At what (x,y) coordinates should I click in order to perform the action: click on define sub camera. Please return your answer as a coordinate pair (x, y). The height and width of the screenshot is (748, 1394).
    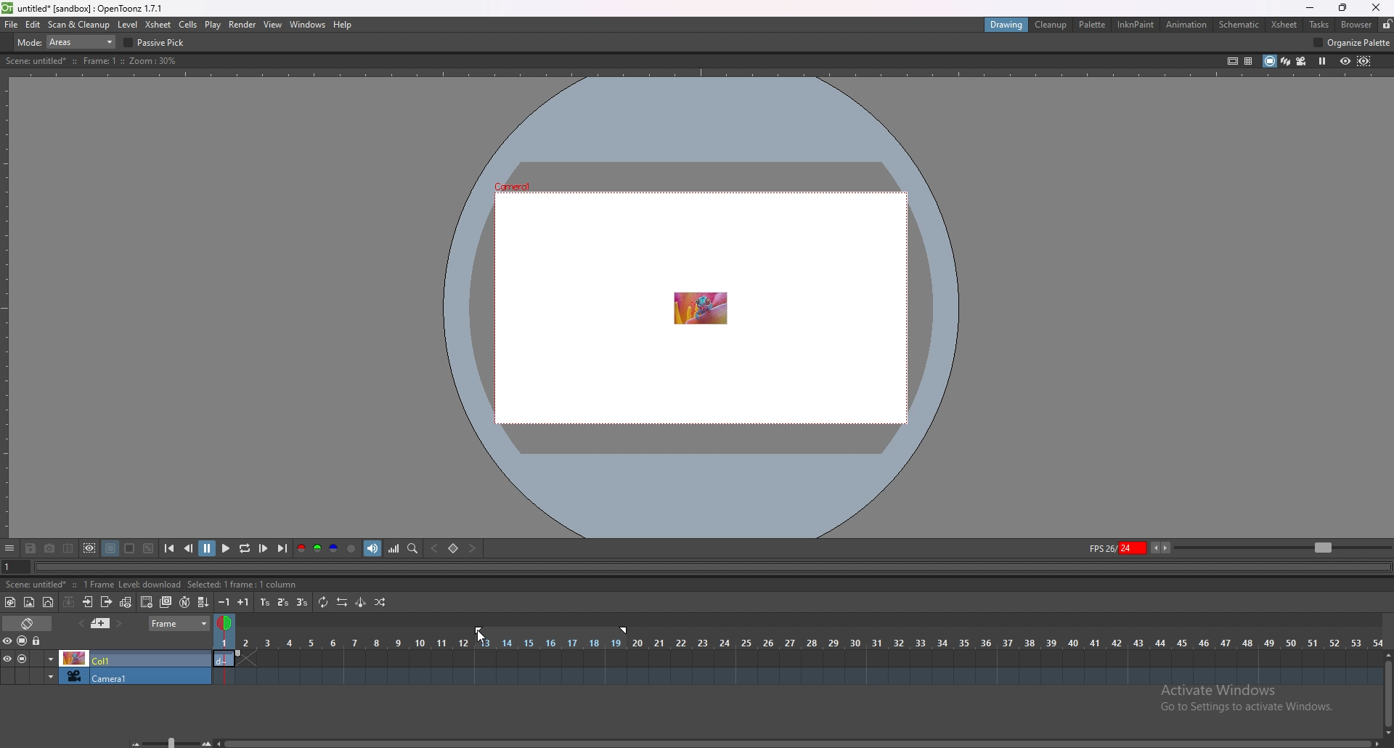
    Looking at the image, I should click on (91, 548).